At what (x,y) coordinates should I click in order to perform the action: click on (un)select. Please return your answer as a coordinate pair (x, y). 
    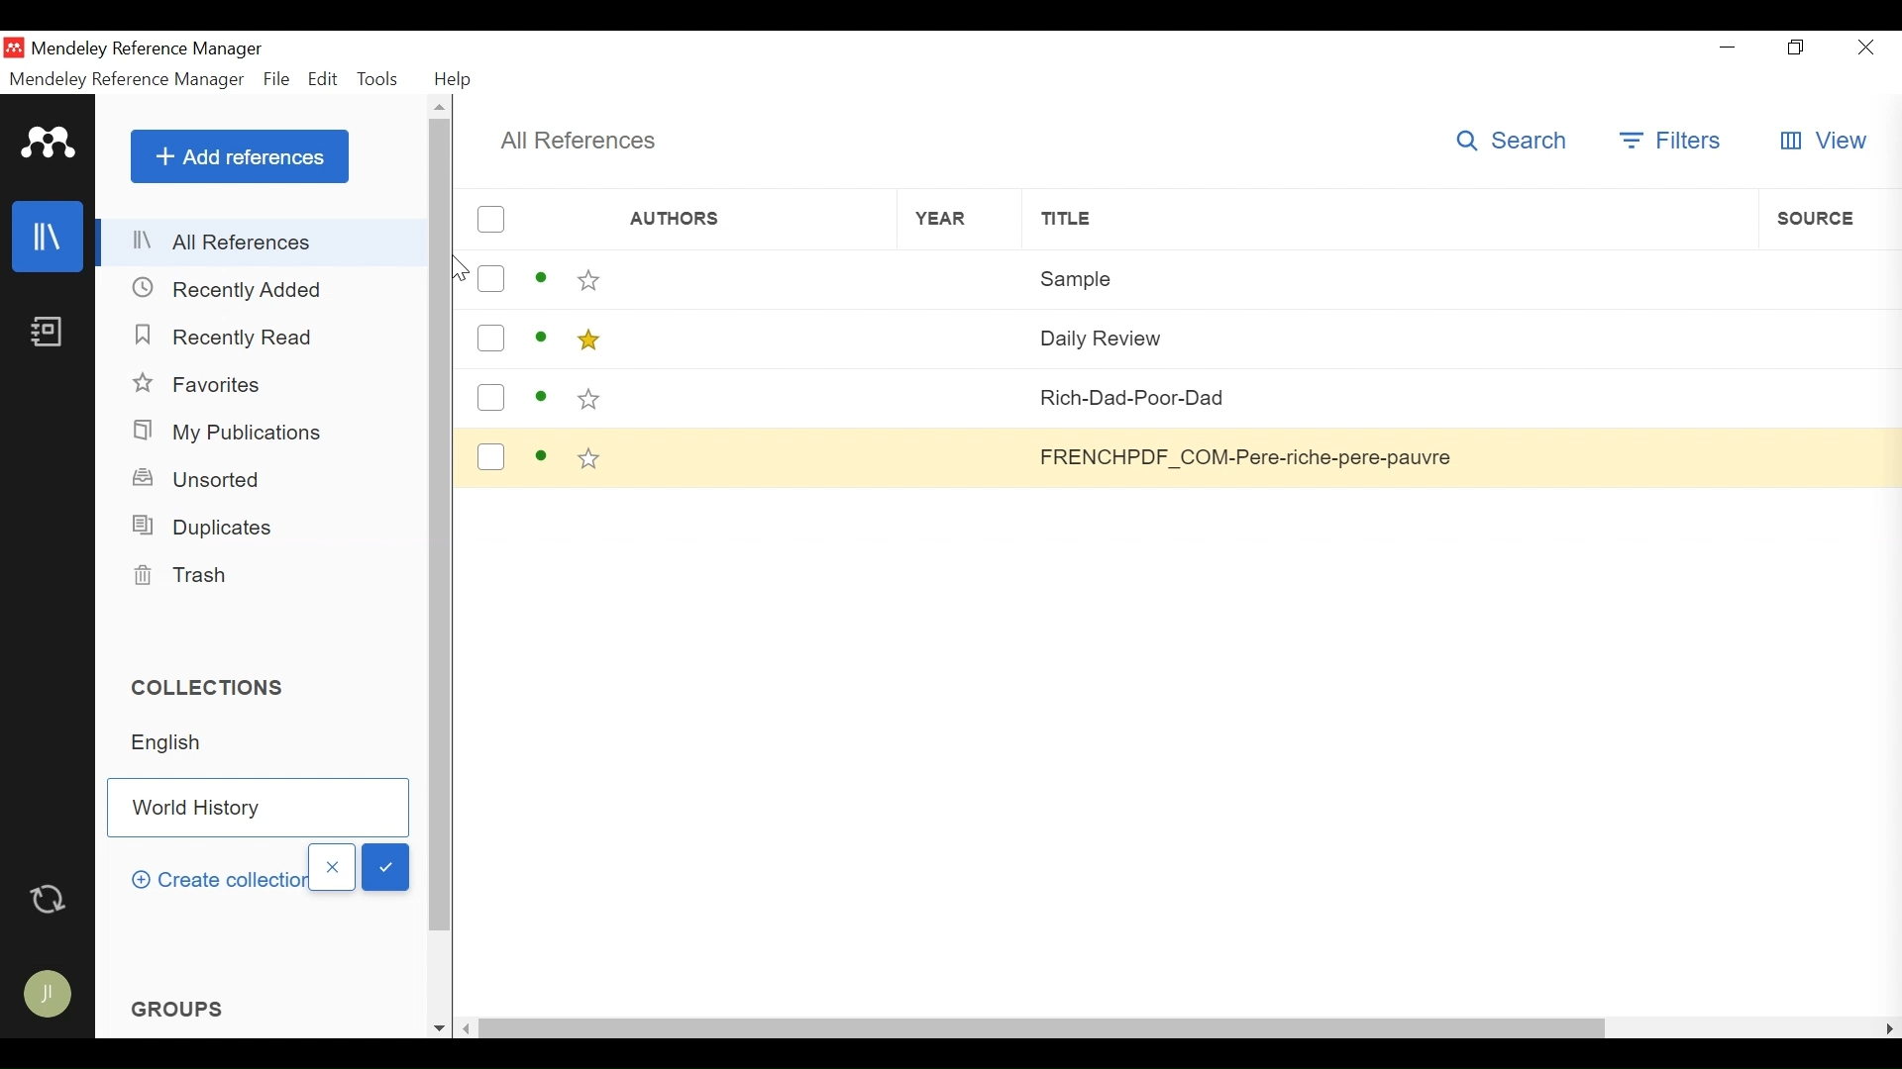
    Looking at the image, I should click on (490, 279).